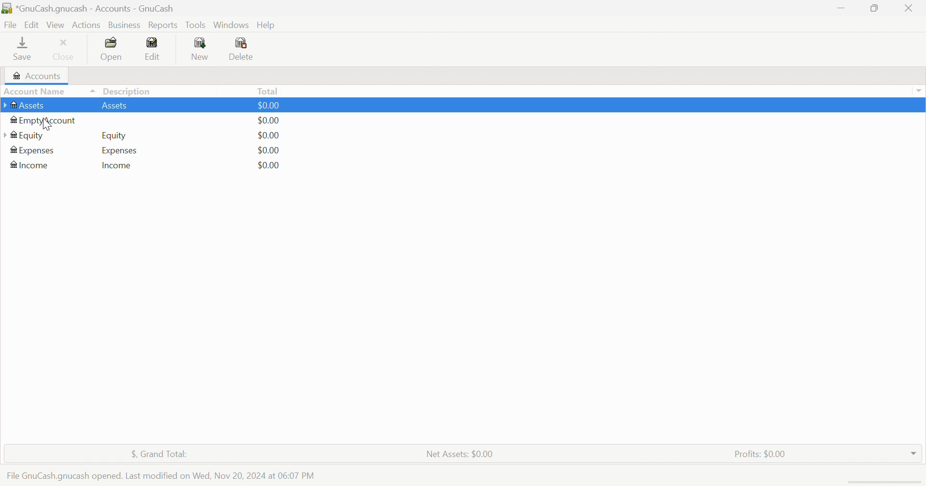  What do you see at coordinates (267, 166) in the screenshot?
I see `$0.00` at bounding box center [267, 166].